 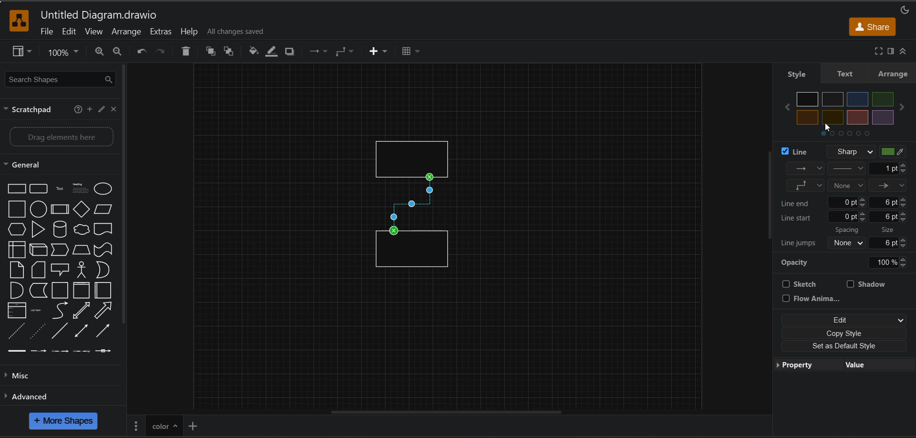 I want to click on fill color, so click(x=254, y=52).